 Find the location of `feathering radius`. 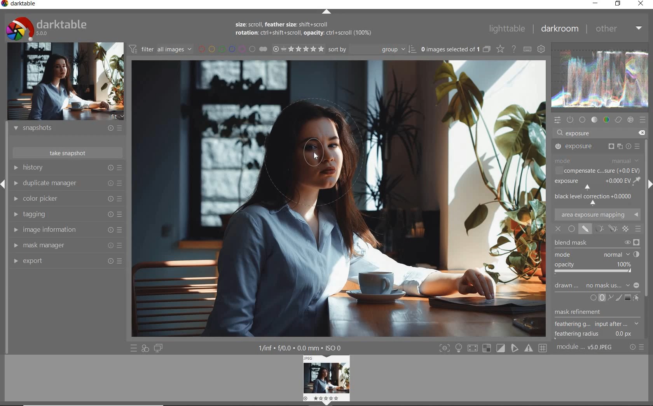

feathering radius is located at coordinates (593, 334).